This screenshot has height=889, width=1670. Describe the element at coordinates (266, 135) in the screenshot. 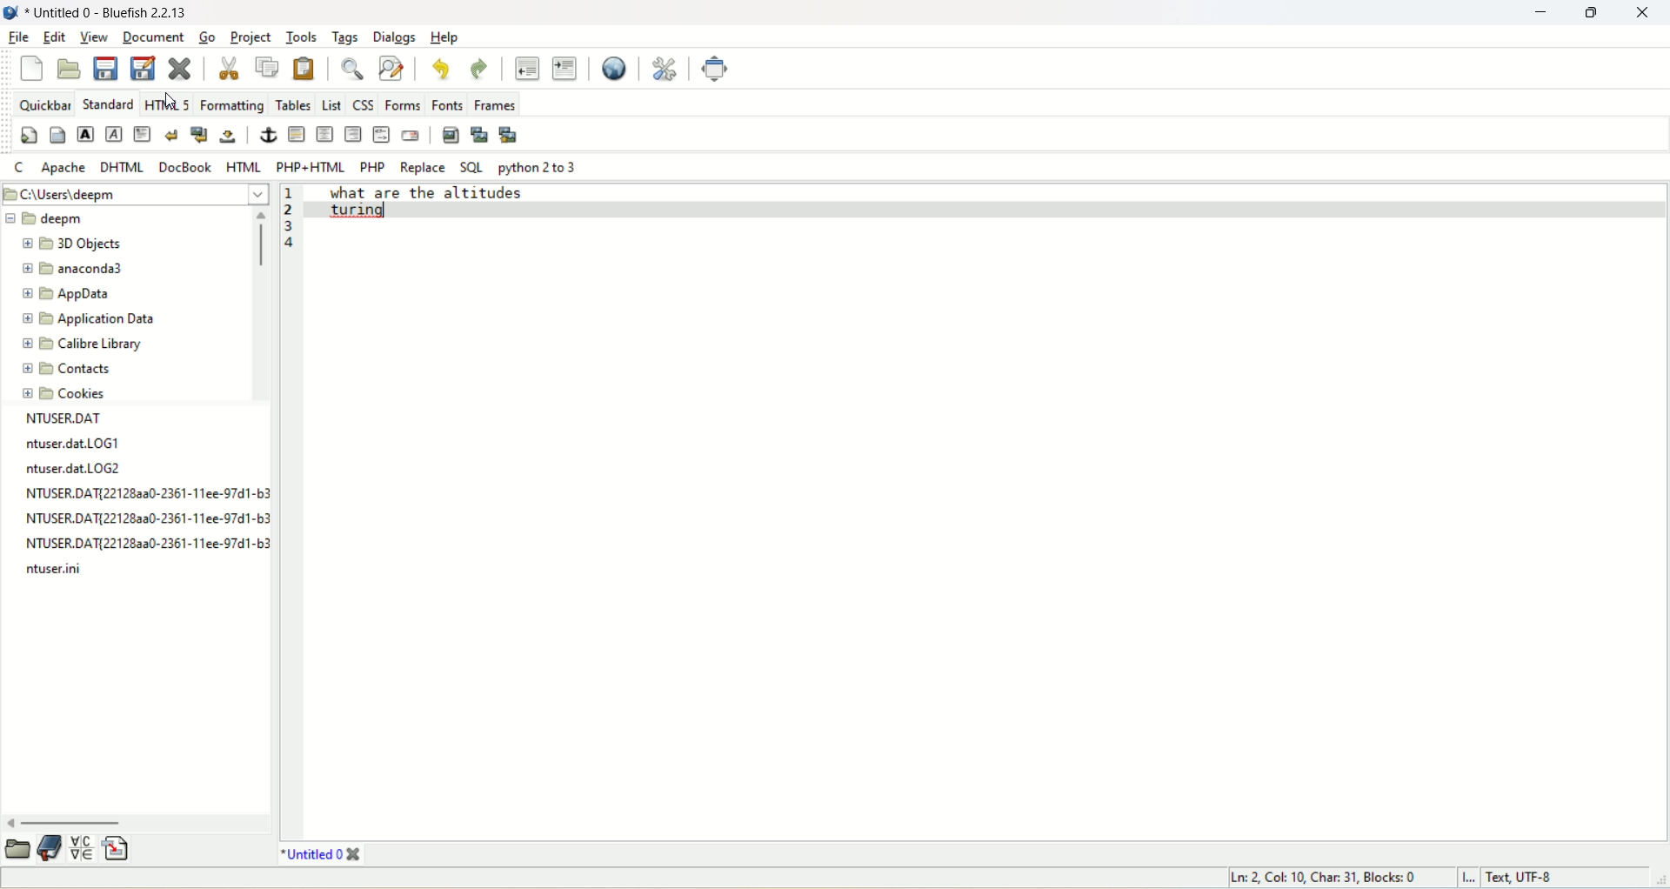

I see `anchor/hyperlink` at that location.